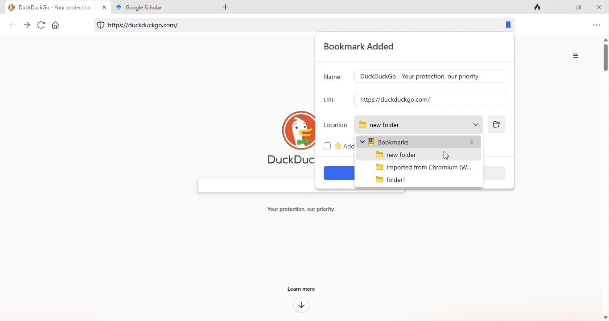 Image resolution: width=609 pixels, height=321 pixels. Describe the element at coordinates (420, 141) in the screenshot. I see `bookmarks` at that location.